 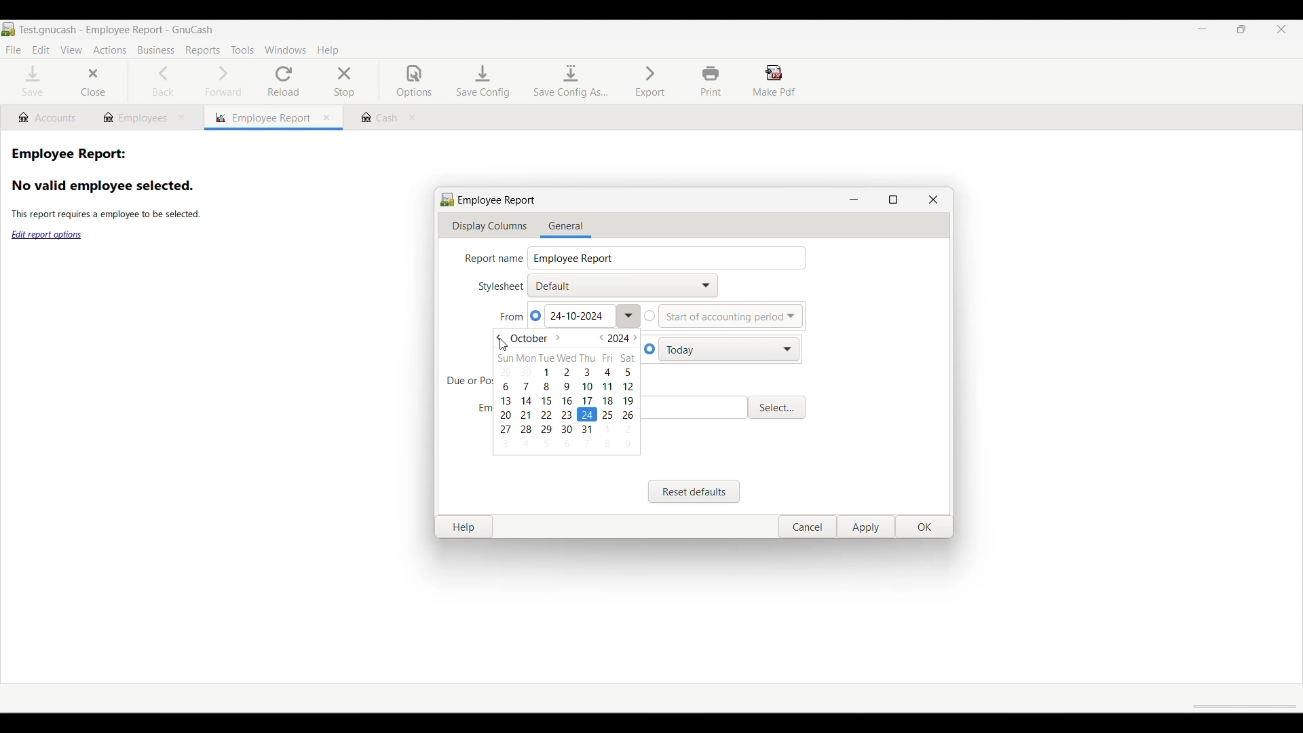 What do you see at coordinates (503, 337) in the screenshot?
I see `Go to previous month` at bounding box center [503, 337].